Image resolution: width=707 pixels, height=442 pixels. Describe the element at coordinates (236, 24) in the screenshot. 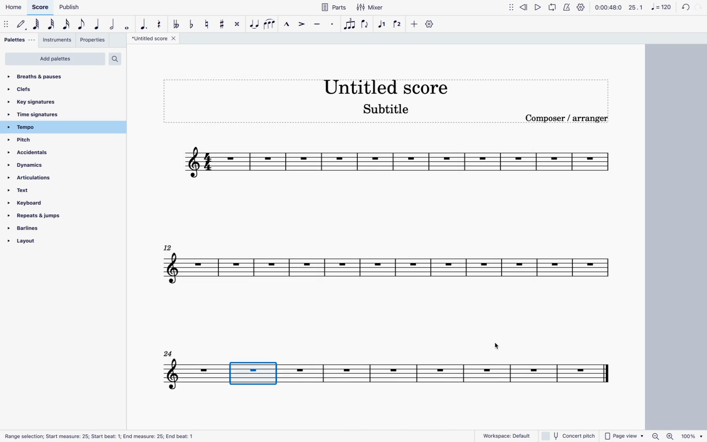

I see `toggle double sharp` at that location.